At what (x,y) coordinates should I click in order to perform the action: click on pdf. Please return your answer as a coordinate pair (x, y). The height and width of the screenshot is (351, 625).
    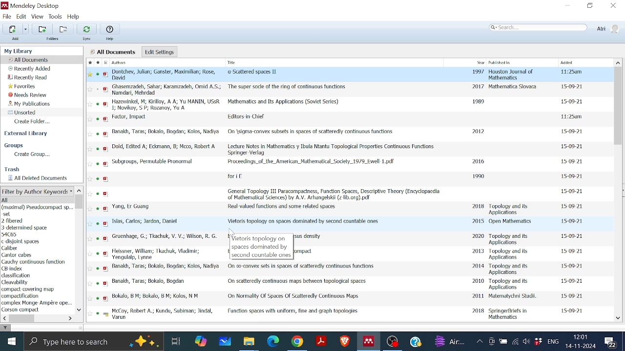
    Looking at the image, I should click on (107, 254).